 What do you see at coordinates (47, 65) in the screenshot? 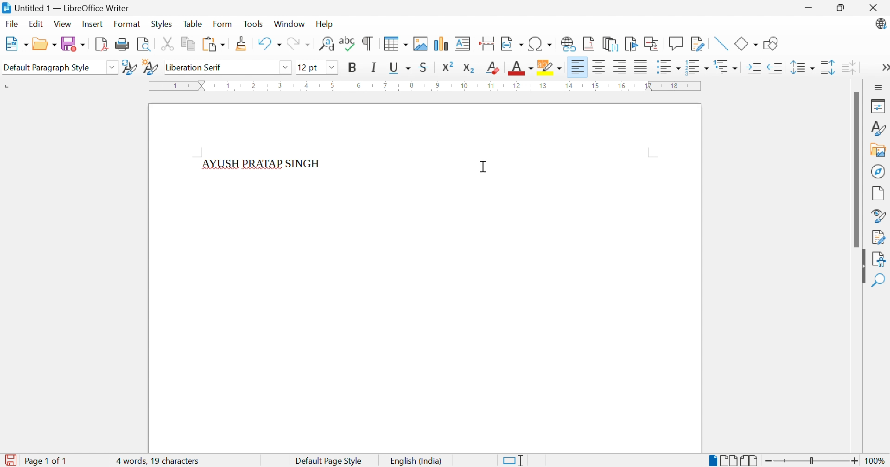
I see `Default Paragraph Style` at bounding box center [47, 65].